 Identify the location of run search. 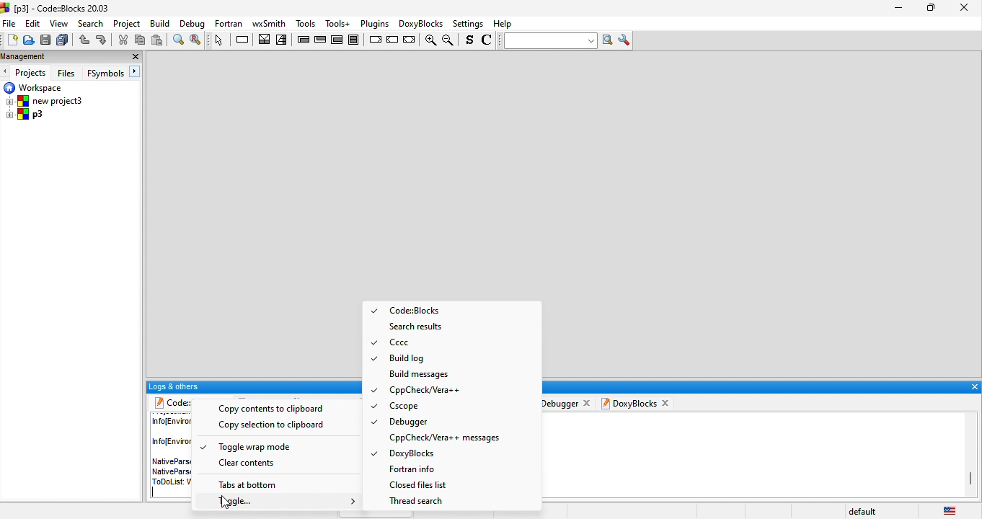
(609, 40).